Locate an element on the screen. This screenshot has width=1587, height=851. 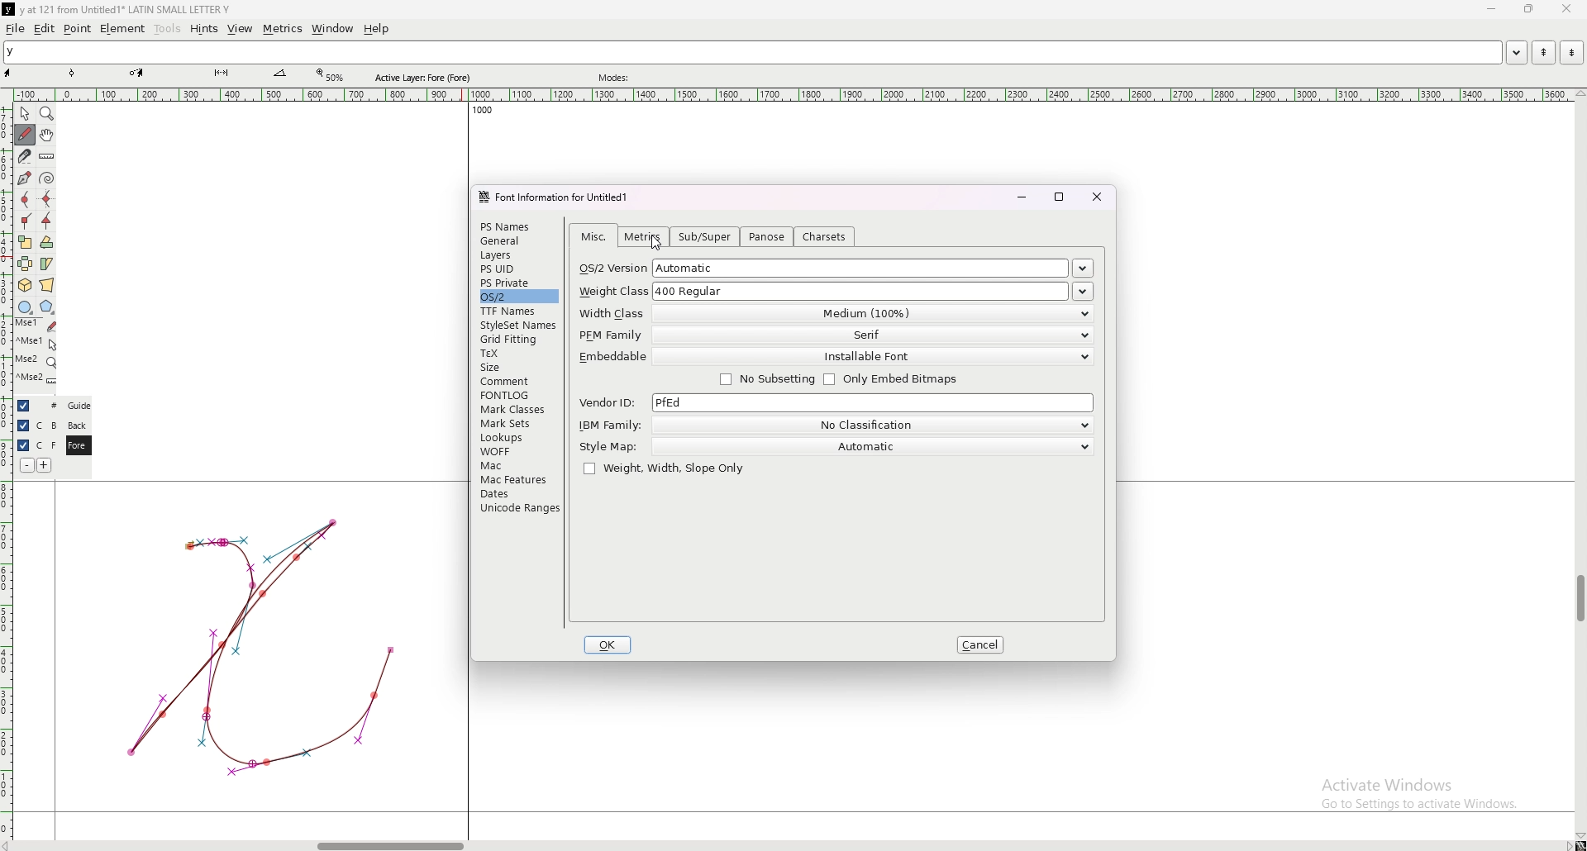
layers is located at coordinates (517, 255).